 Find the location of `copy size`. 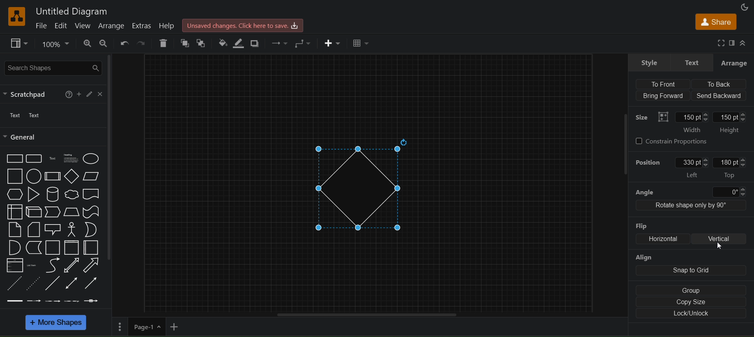

copy size is located at coordinates (690, 302).